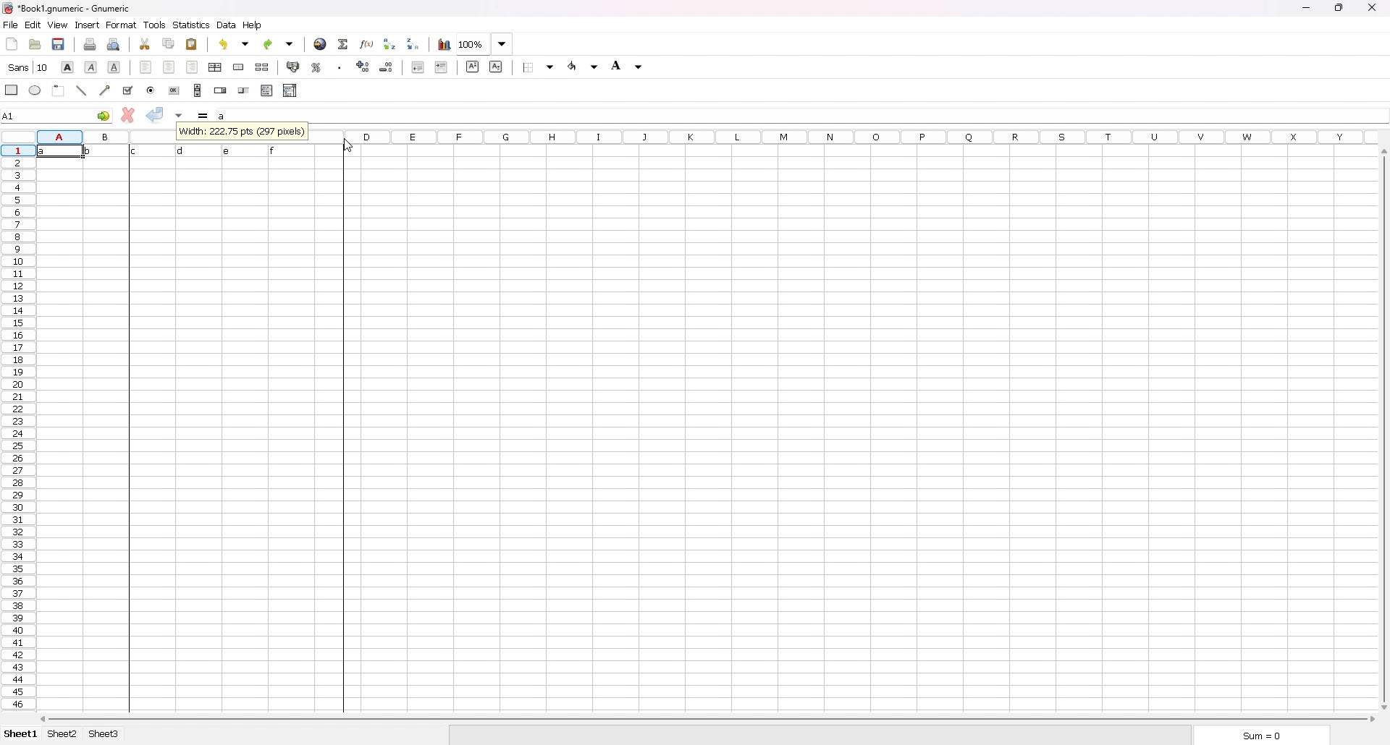 This screenshot has height=745, width=1390. What do you see at coordinates (60, 43) in the screenshot?
I see `save` at bounding box center [60, 43].